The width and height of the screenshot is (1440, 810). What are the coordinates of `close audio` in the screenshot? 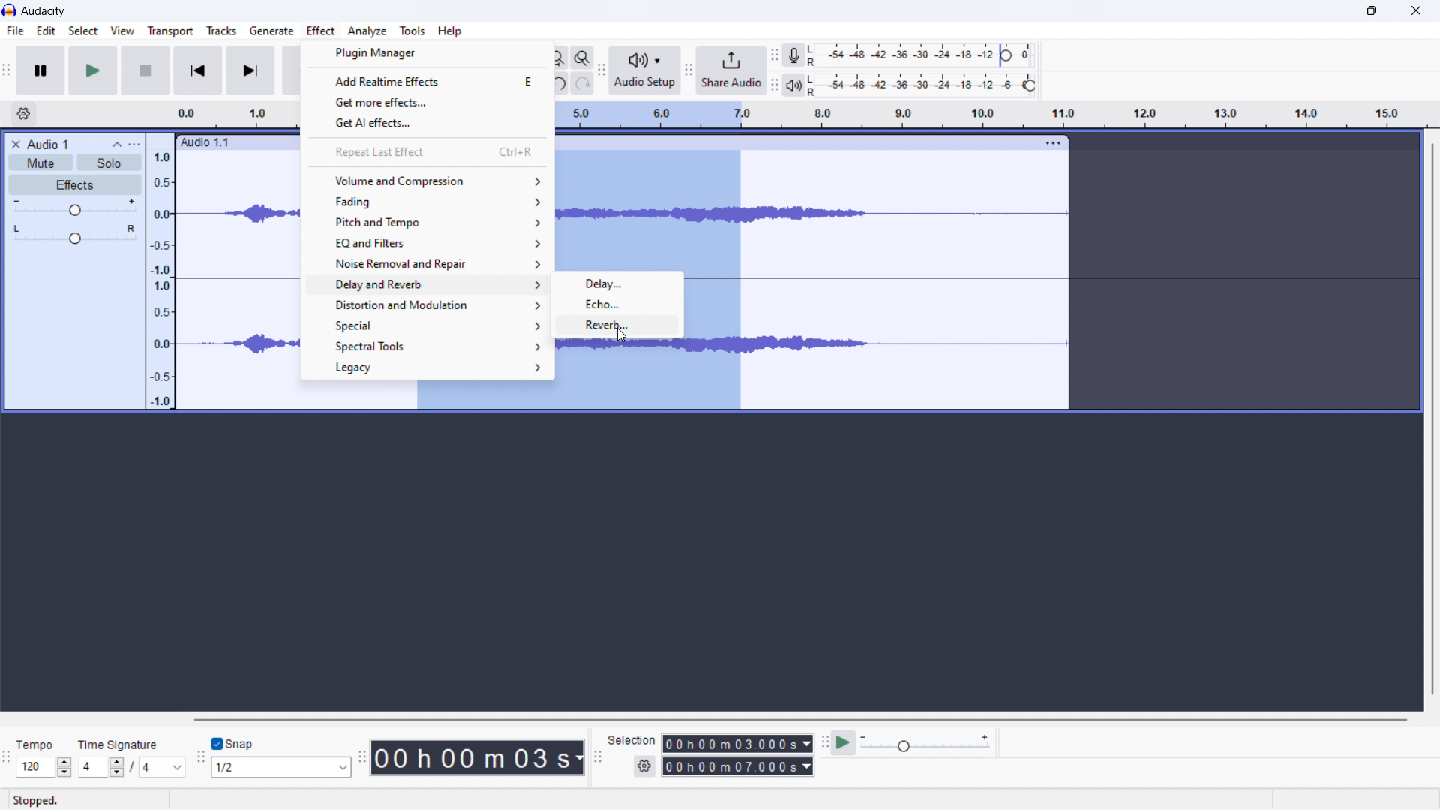 It's located at (13, 142).